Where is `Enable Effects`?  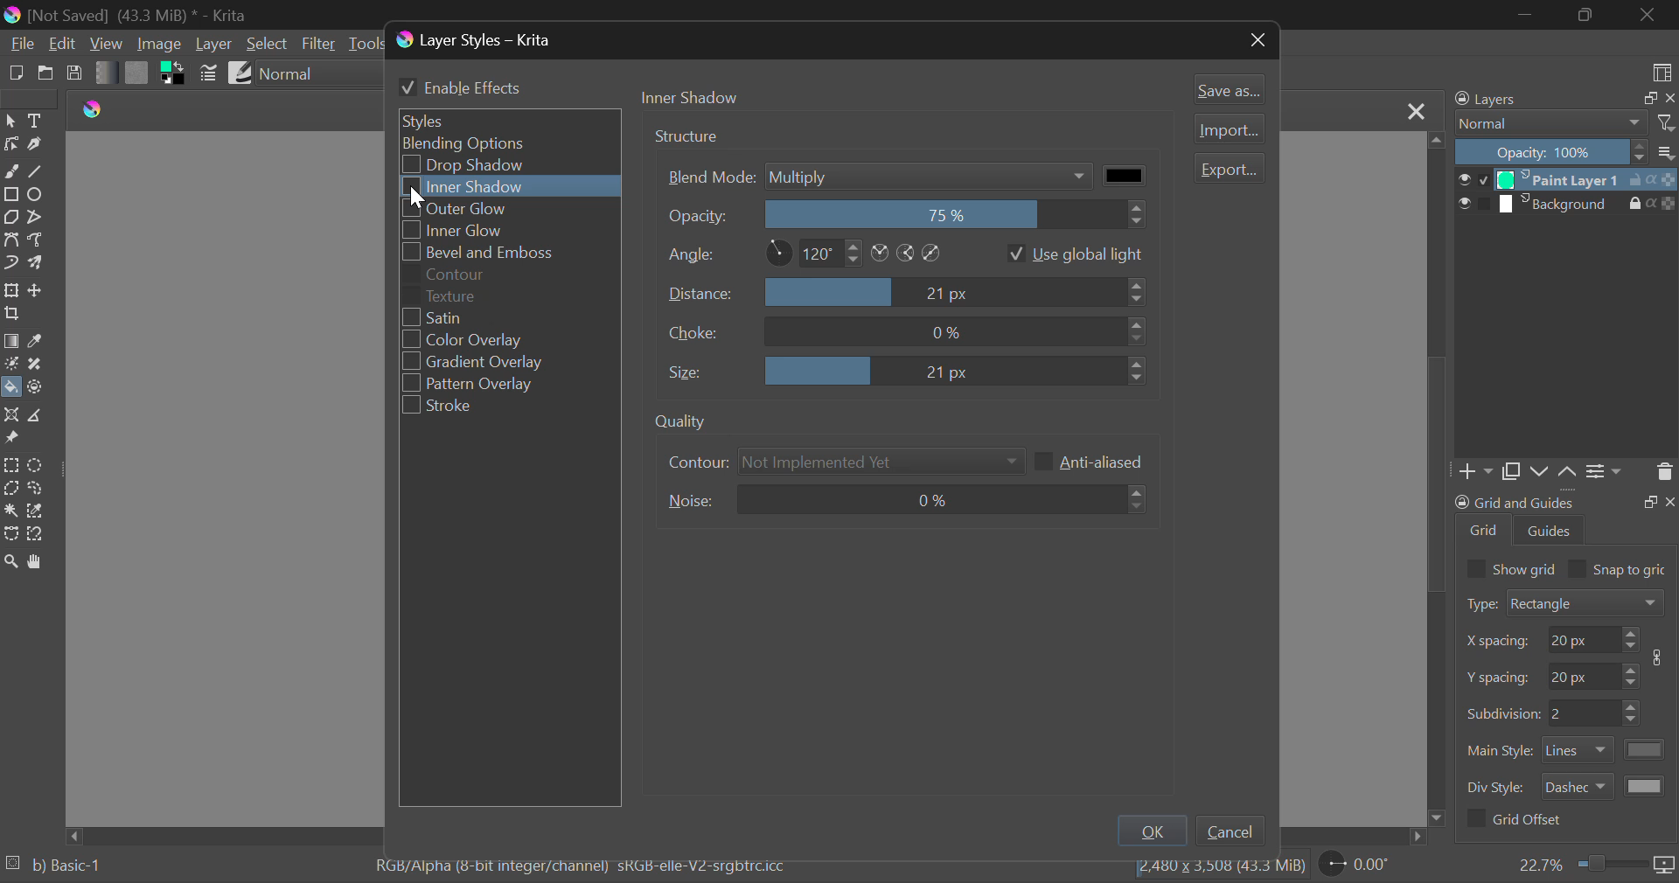 Enable Effects is located at coordinates (472, 87).